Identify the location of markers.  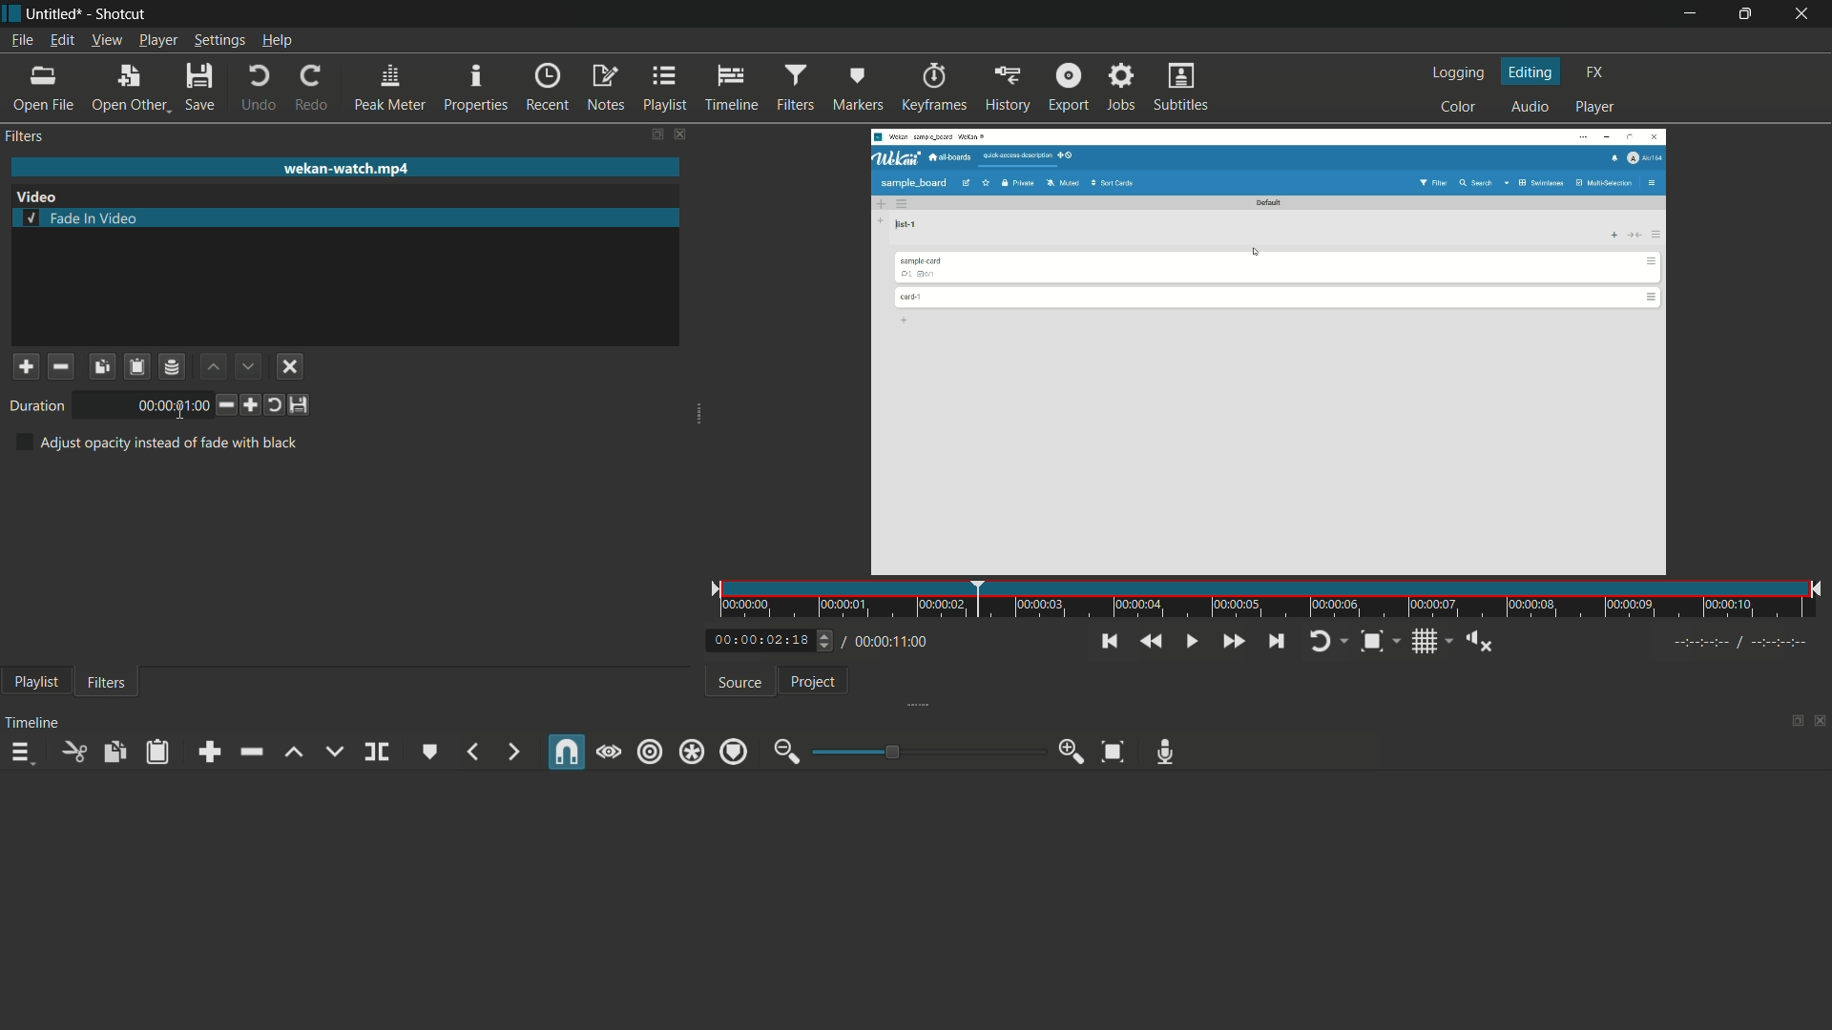
(857, 89).